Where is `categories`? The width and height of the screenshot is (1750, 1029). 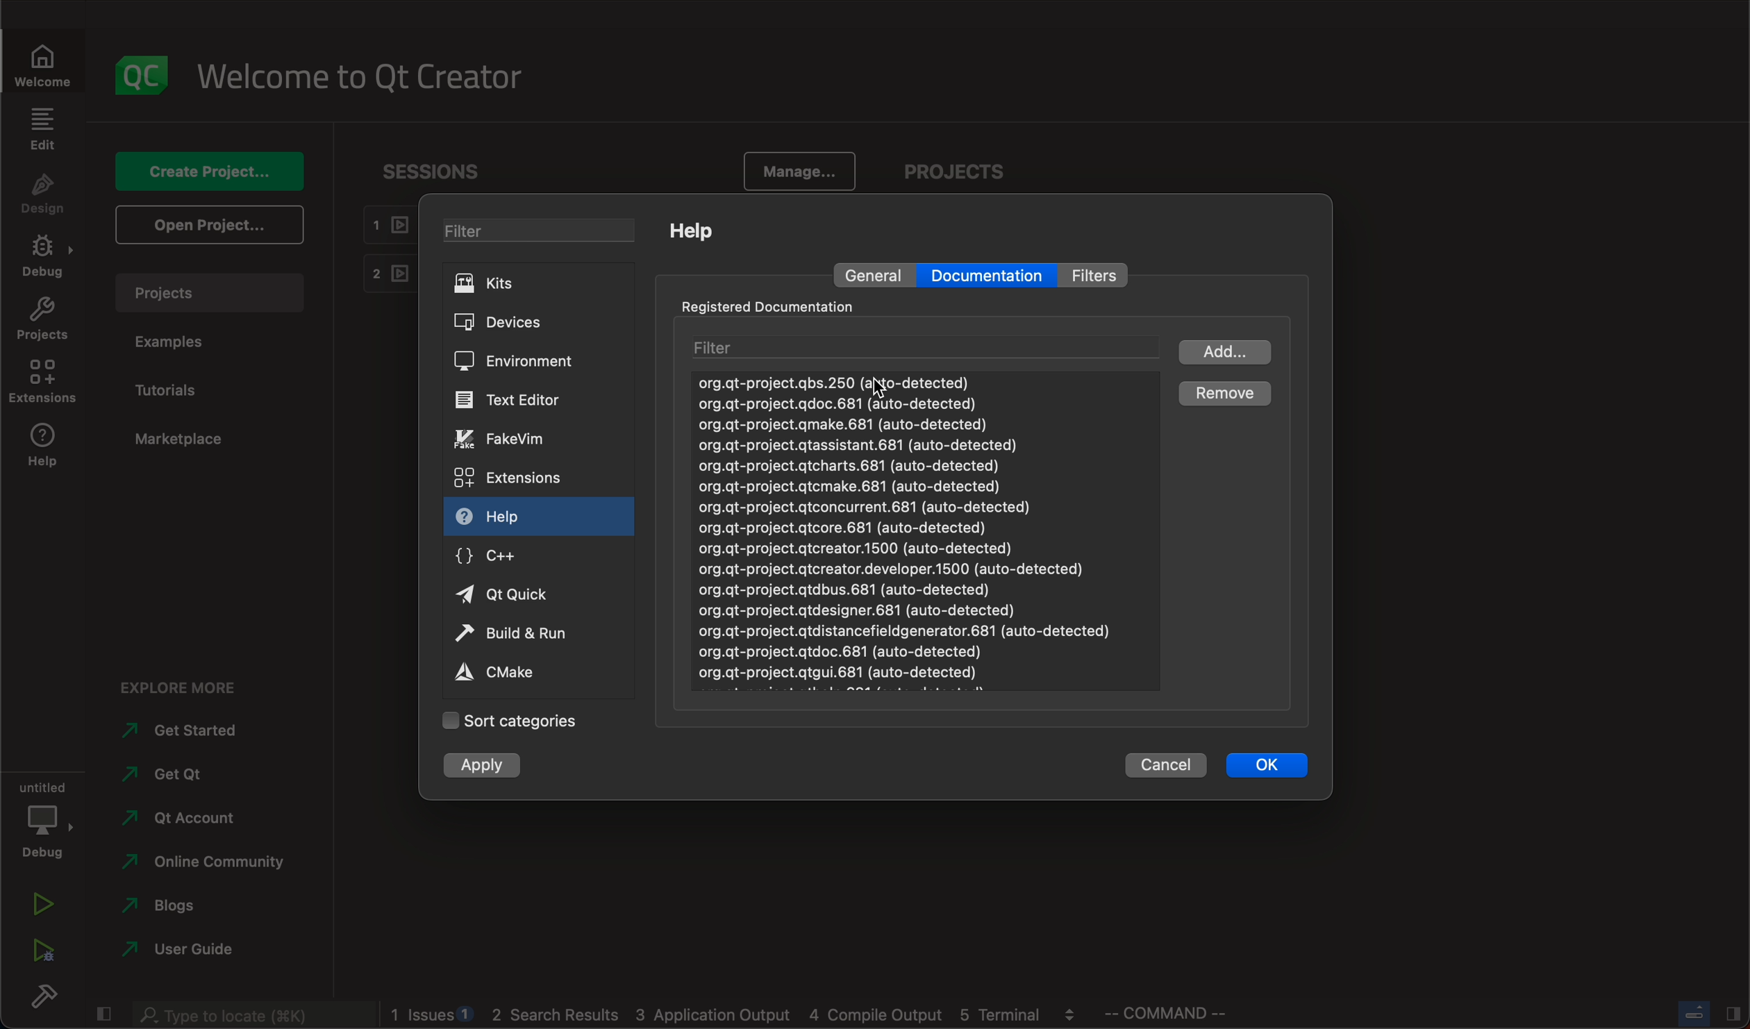 categories is located at coordinates (515, 723).